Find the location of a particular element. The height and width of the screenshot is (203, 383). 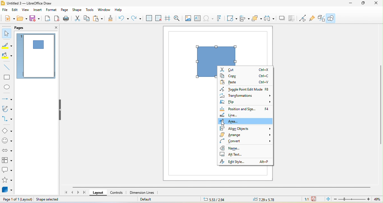

zoom is located at coordinates (357, 200).